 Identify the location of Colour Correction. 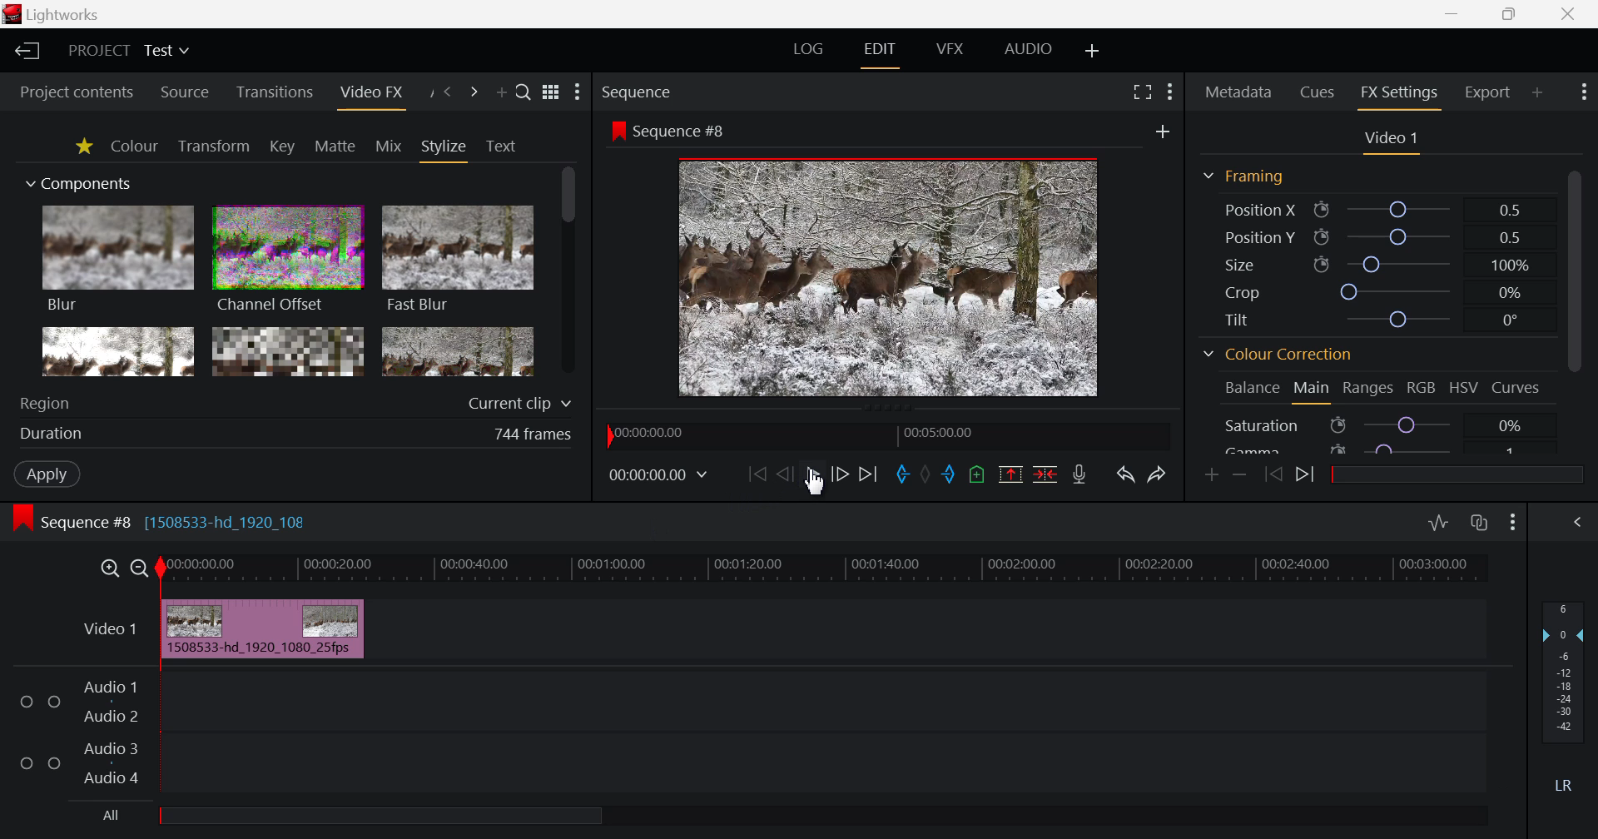
(1278, 355).